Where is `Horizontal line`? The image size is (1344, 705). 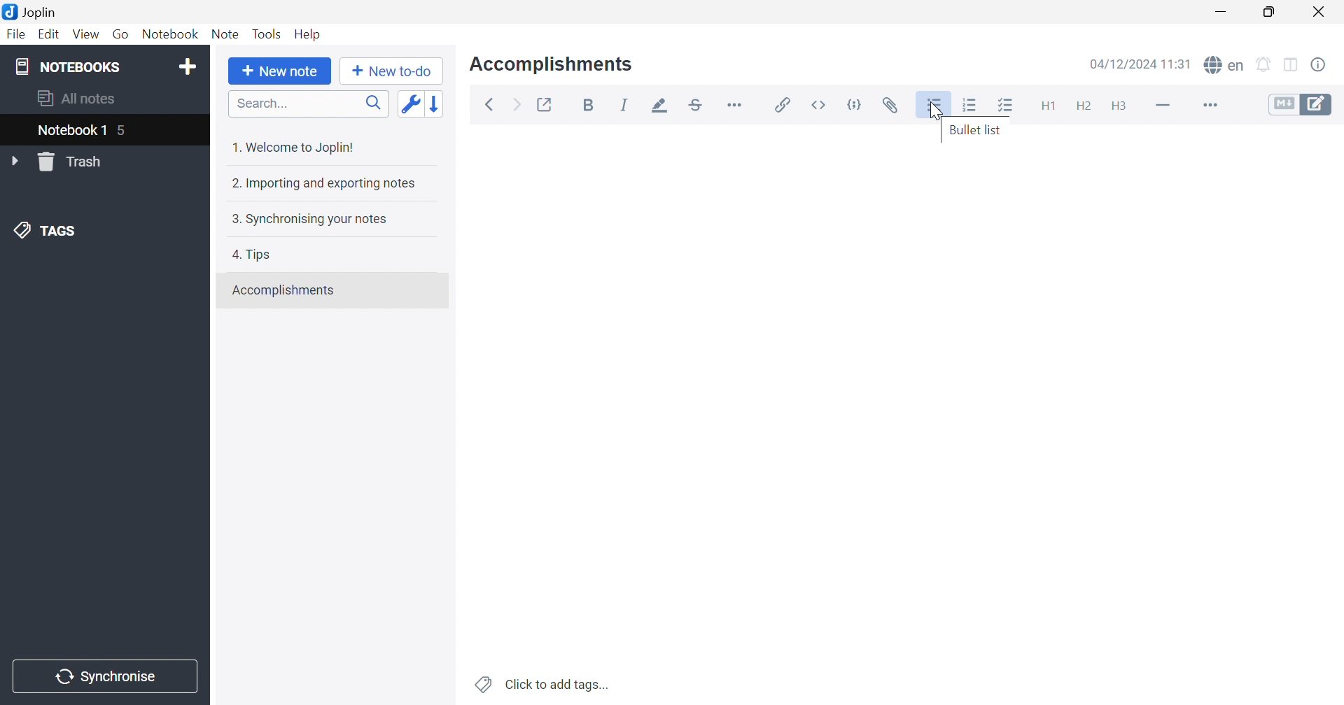
Horizontal line is located at coordinates (1165, 107).